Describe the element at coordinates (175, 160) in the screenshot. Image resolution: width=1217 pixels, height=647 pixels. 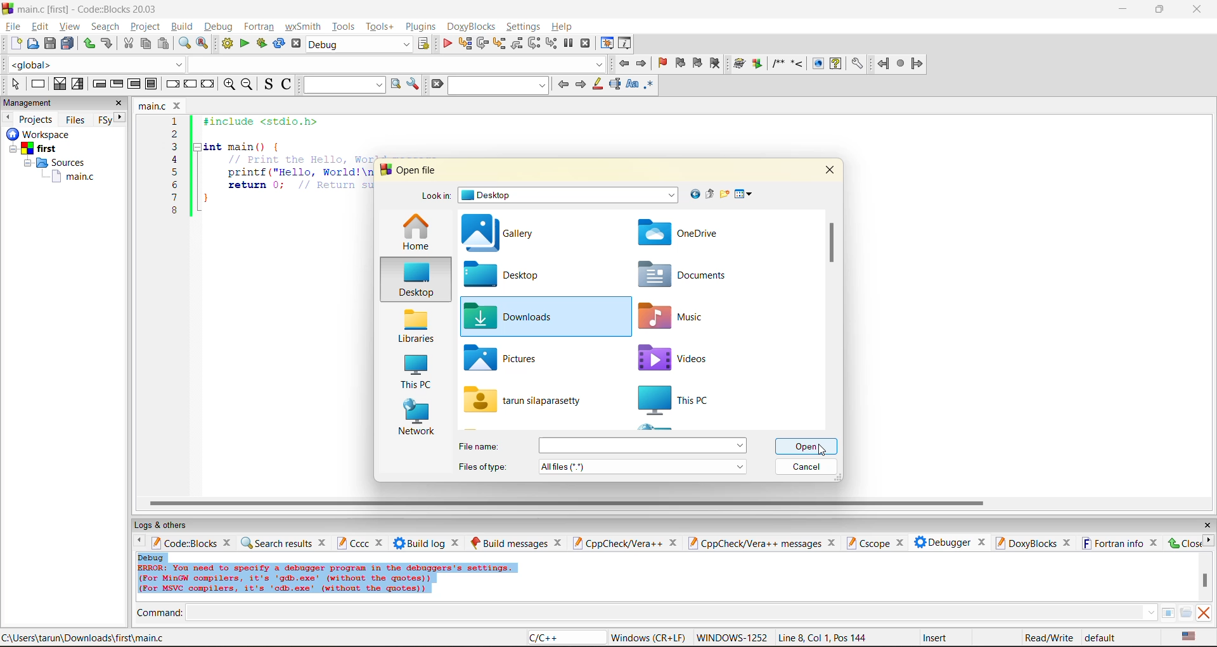
I see `4` at that location.